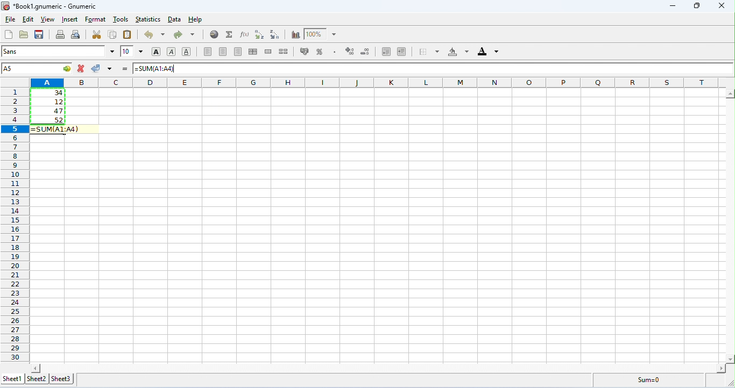 The width and height of the screenshot is (735, 388). What do you see at coordinates (269, 52) in the screenshot?
I see `merge` at bounding box center [269, 52].